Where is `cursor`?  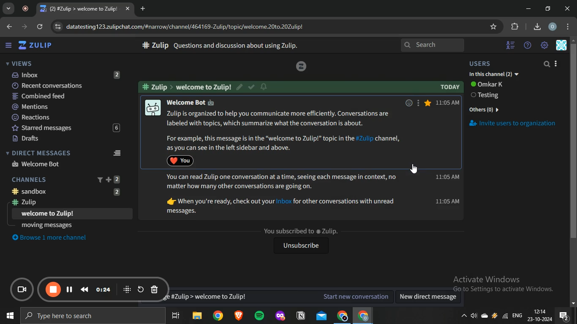 cursor is located at coordinates (416, 169).